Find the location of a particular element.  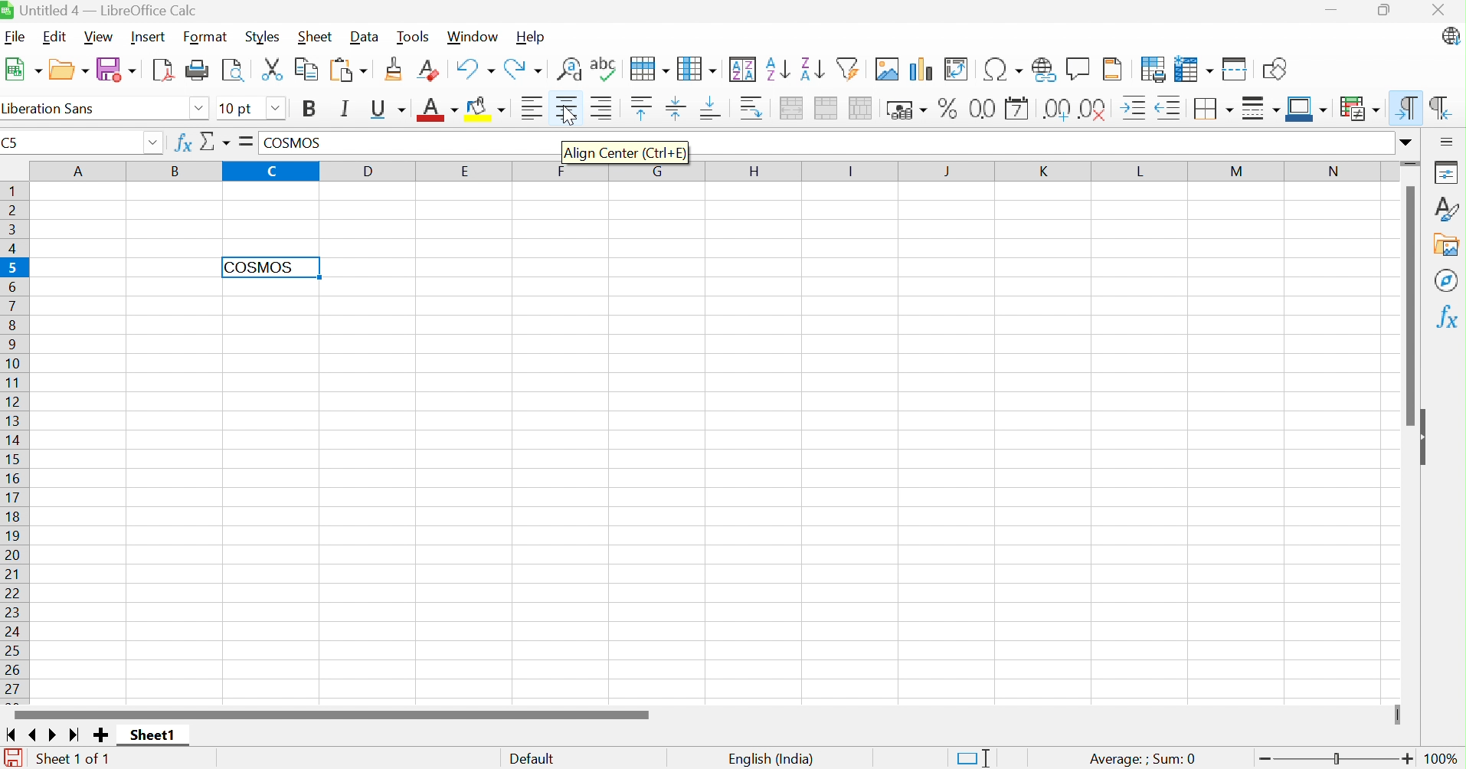

LibreOffice Update Available is located at coordinates (1449, 36).